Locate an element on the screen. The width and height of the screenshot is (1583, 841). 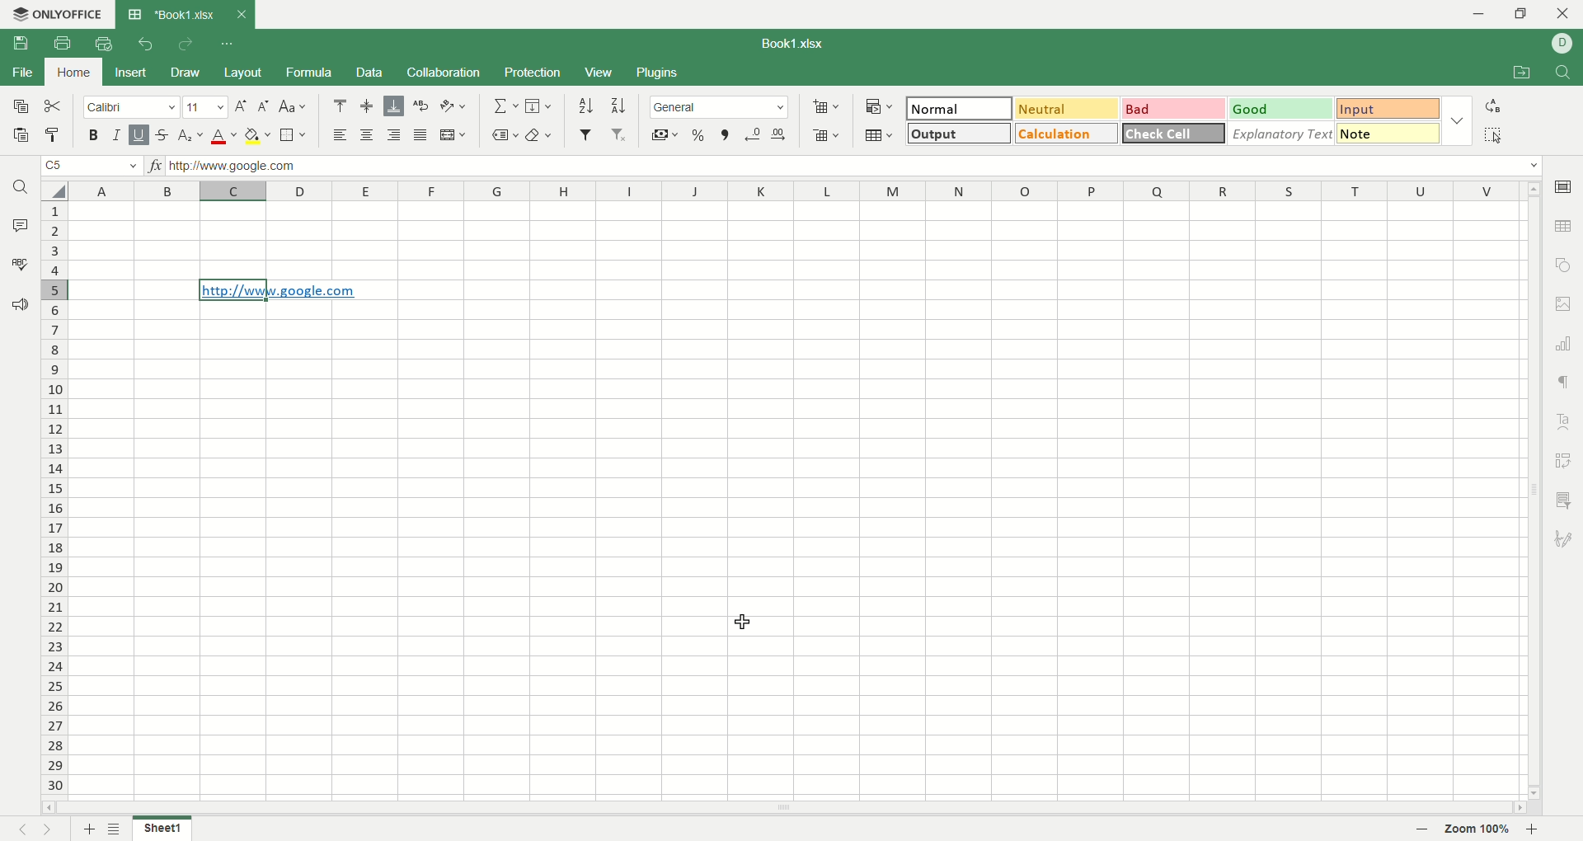
align bottom is located at coordinates (397, 106).